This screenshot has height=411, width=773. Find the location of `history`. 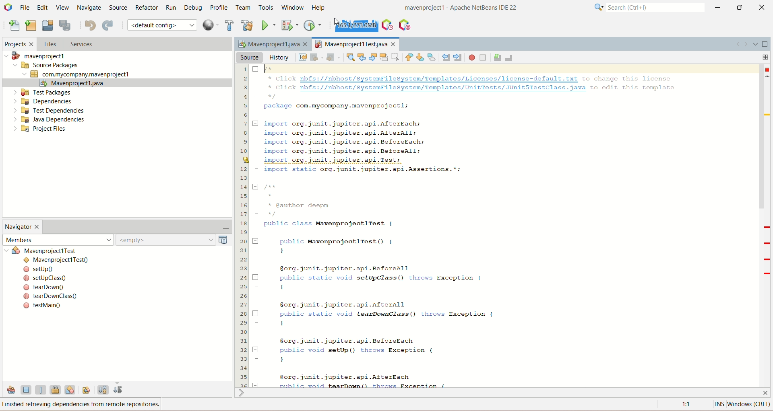

history is located at coordinates (279, 57).